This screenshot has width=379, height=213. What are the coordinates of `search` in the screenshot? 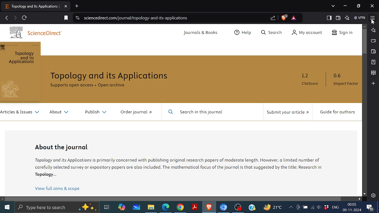 It's located at (271, 33).